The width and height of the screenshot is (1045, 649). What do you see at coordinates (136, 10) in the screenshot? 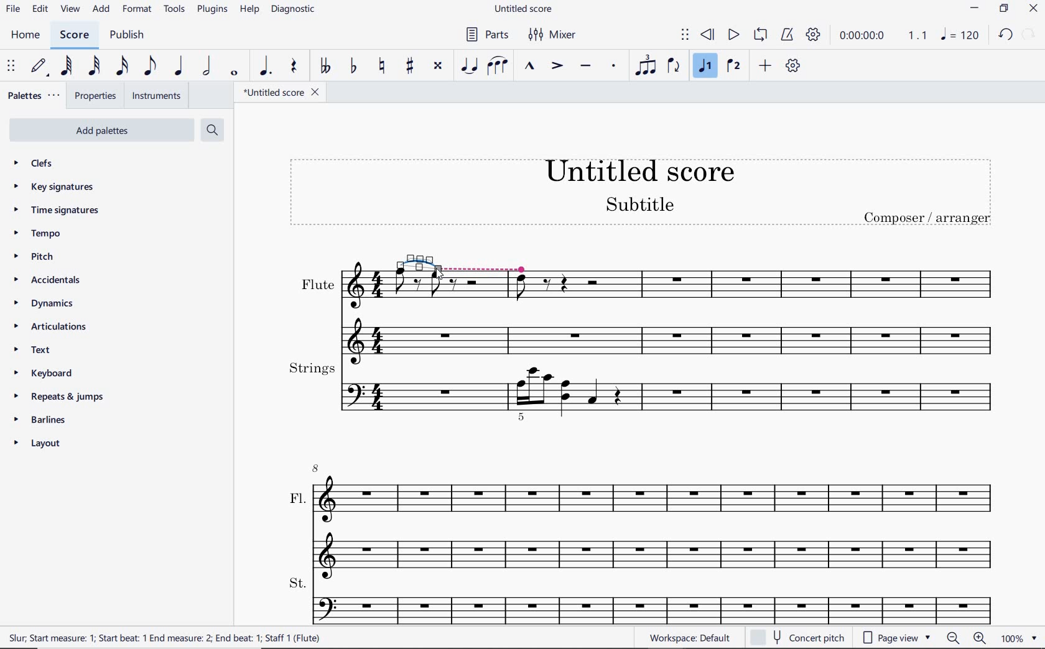
I see `format` at bounding box center [136, 10].